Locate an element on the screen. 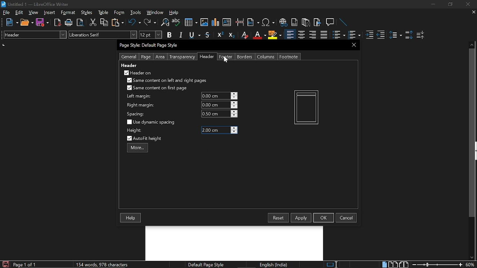  Justified is located at coordinates (324, 35).